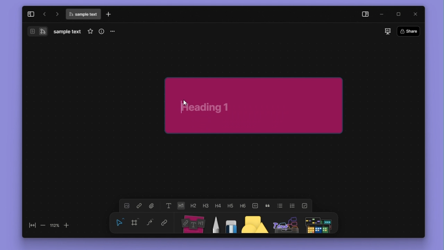 The image size is (444, 250). Describe the element at coordinates (44, 14) in the screenshot. I see `go back` at that location.